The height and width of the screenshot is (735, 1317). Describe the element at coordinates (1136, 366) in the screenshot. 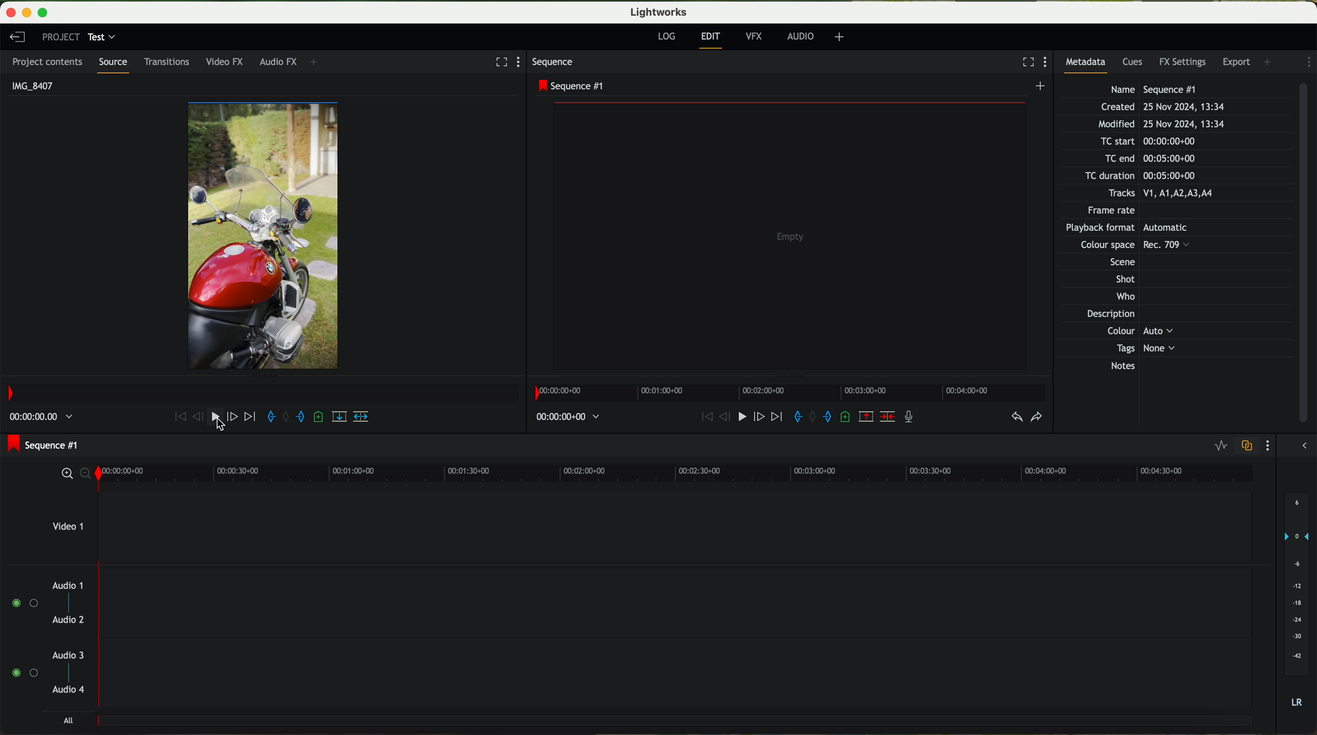

I see `Notes` at that location.